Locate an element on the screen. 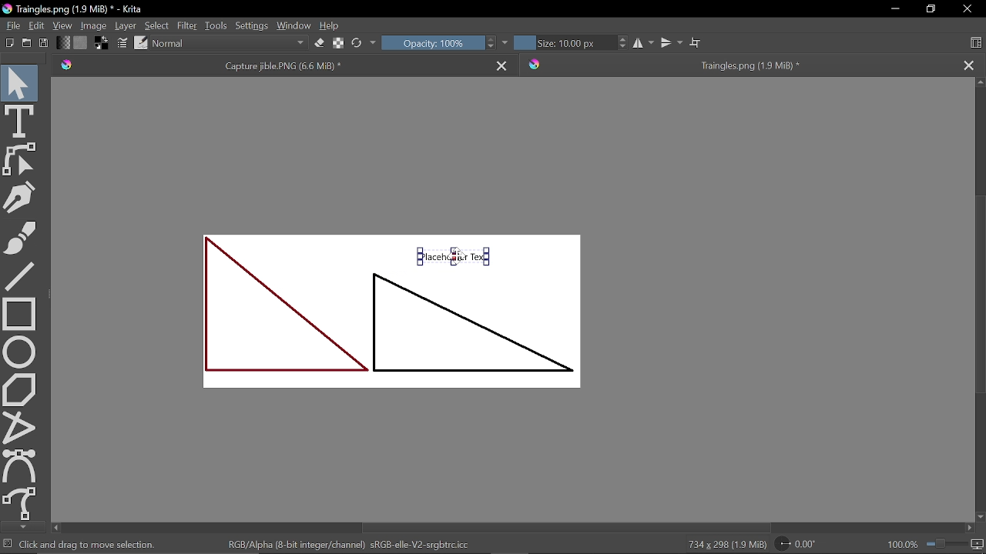 The width and height of the screenshot is (986, 554). Polygon tool is located at coordinates (19, 390).